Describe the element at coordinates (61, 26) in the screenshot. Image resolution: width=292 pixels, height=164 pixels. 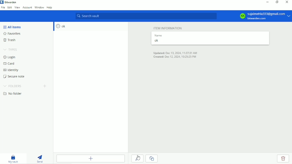
I see `ok` at that location.